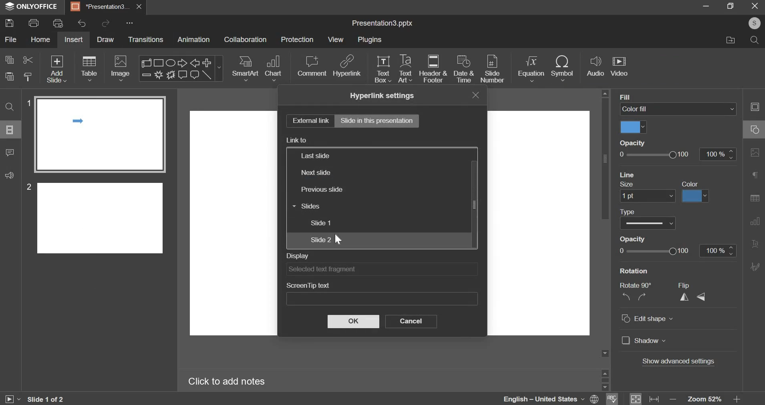 This screenshot has height=405, width=765. Describe the element at coordinates (704, 399) in the screenshot. I see `zoom 52%` at that location.